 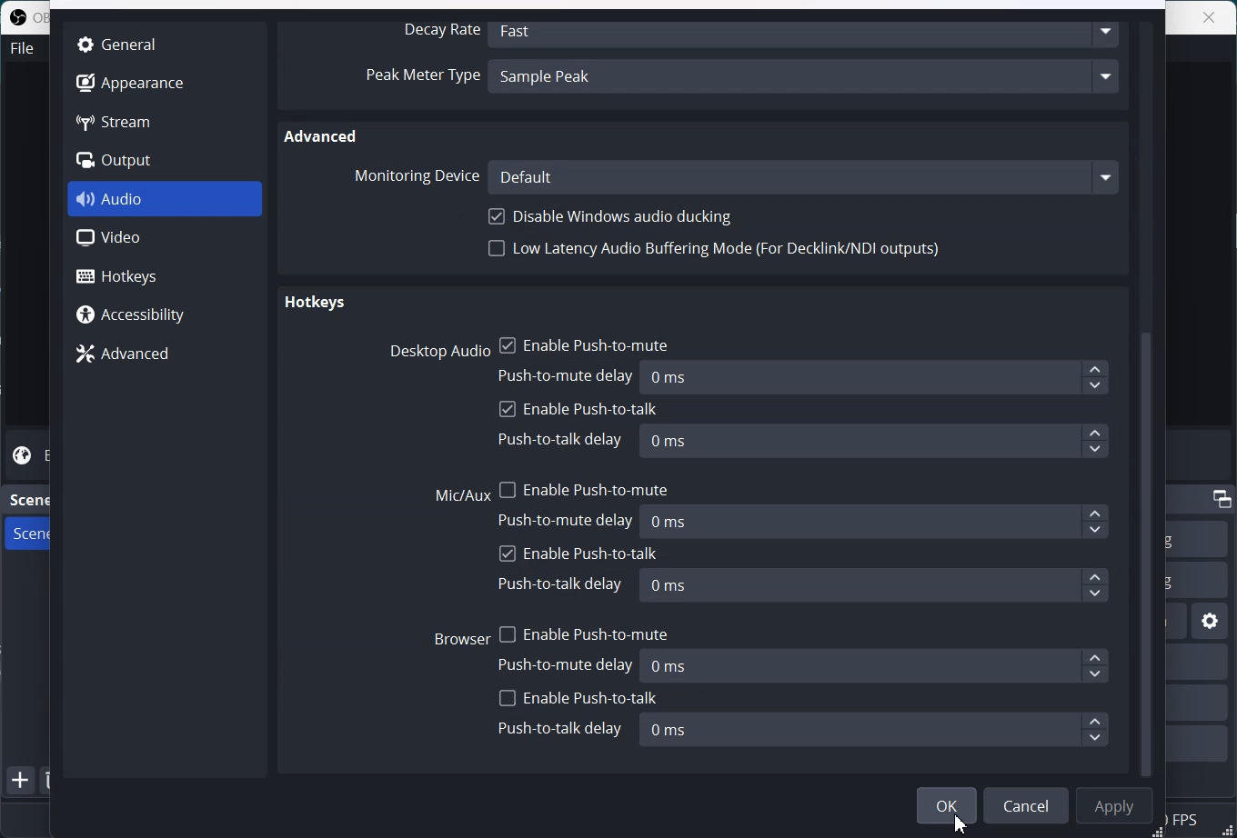 I want to click on Enable Push-to-talk, so click(x=578, y=698).